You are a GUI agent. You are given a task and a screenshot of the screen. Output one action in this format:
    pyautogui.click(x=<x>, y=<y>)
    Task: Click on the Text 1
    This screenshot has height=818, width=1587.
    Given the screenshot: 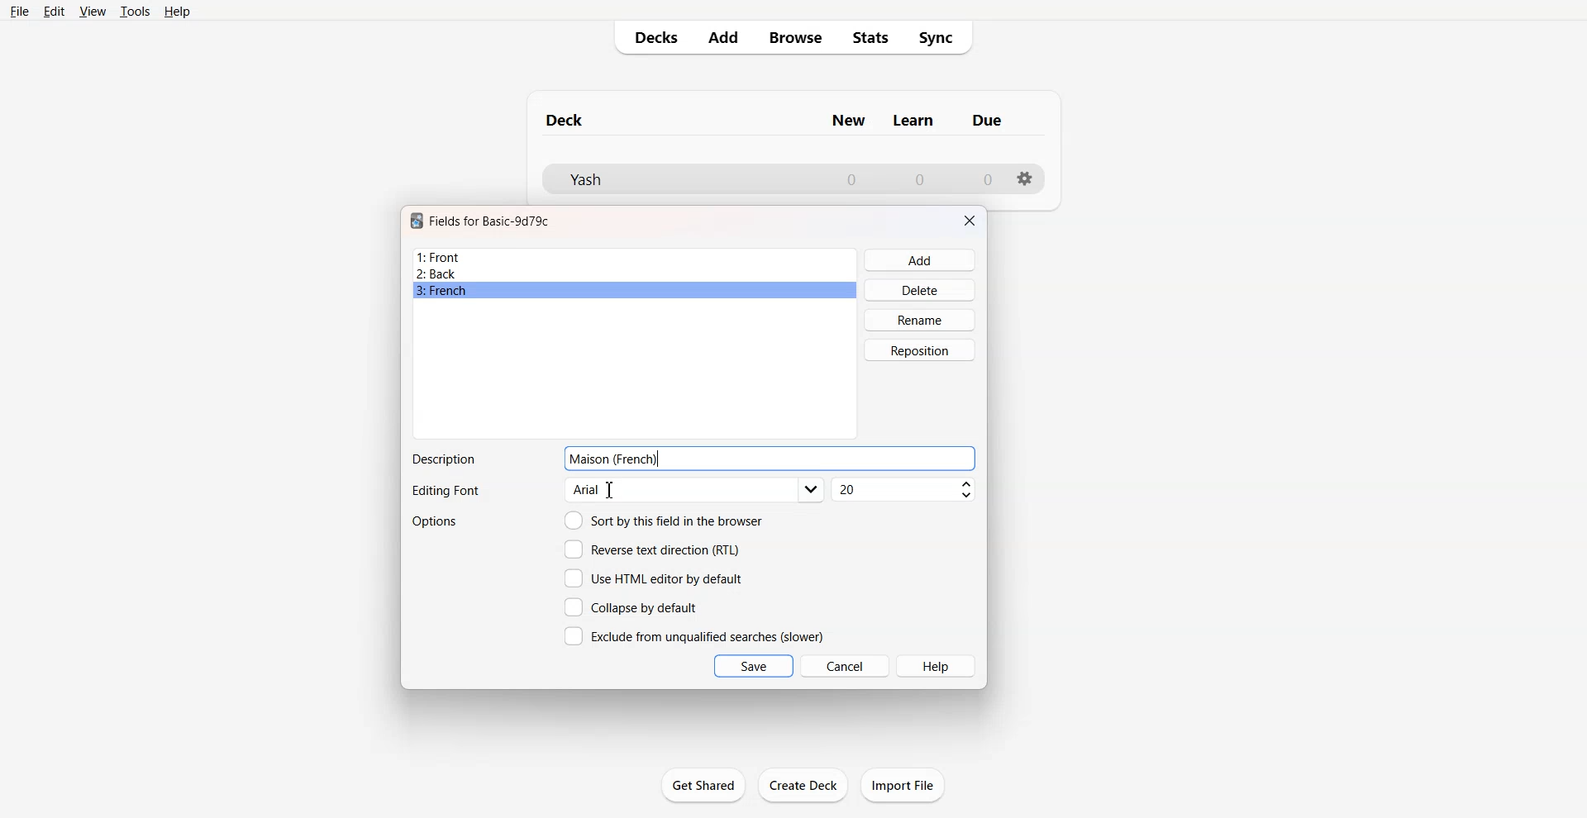 What is the action you would take?
    pyautogui.click(x=565, y=120)
    